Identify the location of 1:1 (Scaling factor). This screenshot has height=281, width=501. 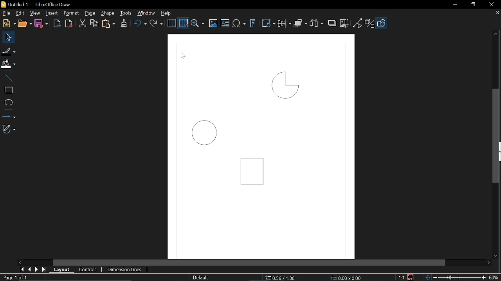
(401, 277).